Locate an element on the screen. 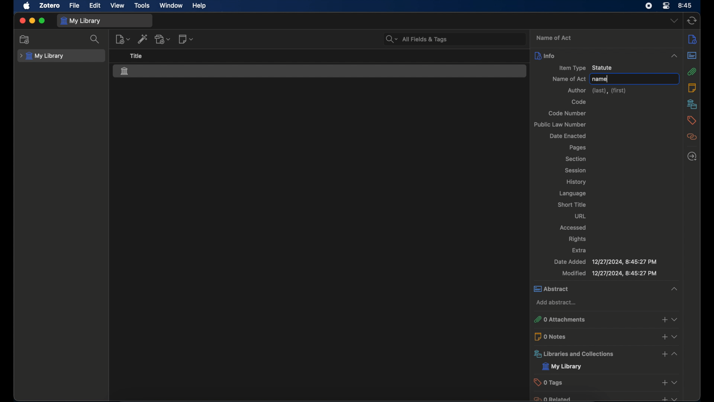 Image resolution: width=714 pixels, height=402 pixels. history is located at coordinates (576, 182).